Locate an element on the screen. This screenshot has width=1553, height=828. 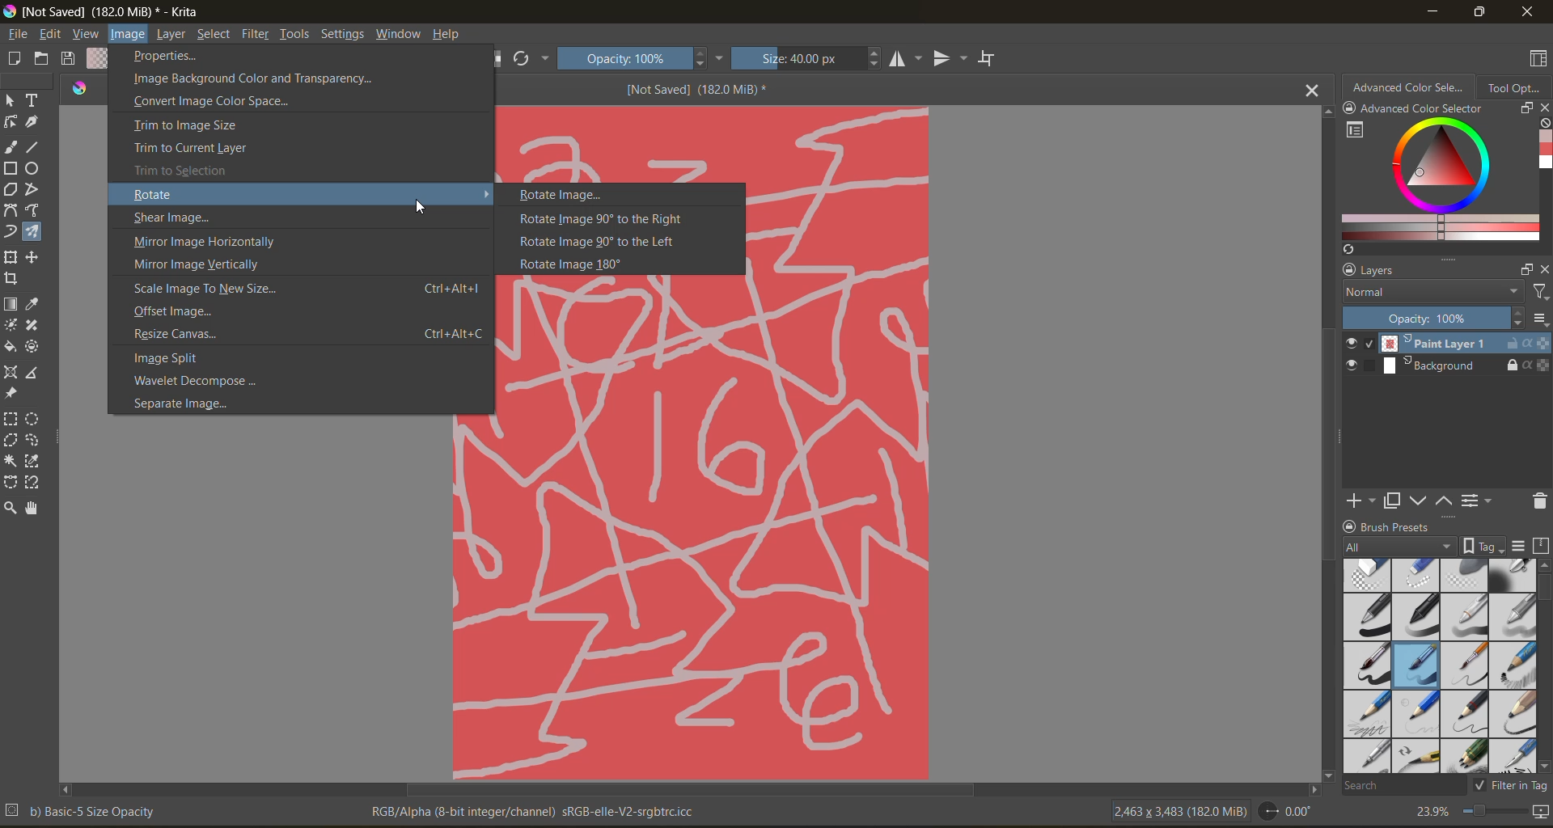
image is located at coordinates (127, 35).